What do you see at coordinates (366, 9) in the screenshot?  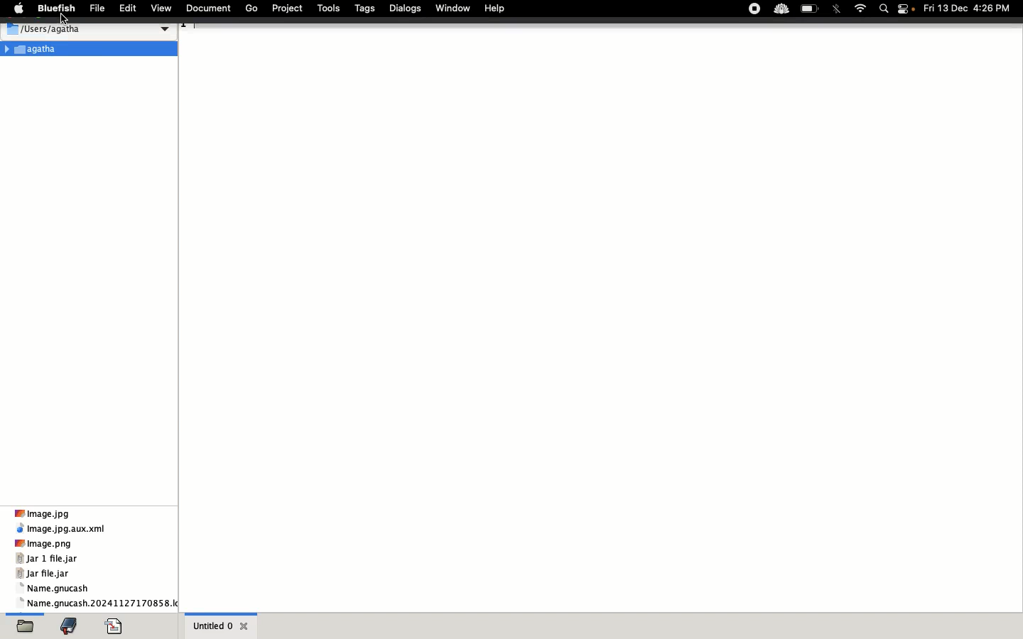 I see `Tags` at bounding box center [366, 9].